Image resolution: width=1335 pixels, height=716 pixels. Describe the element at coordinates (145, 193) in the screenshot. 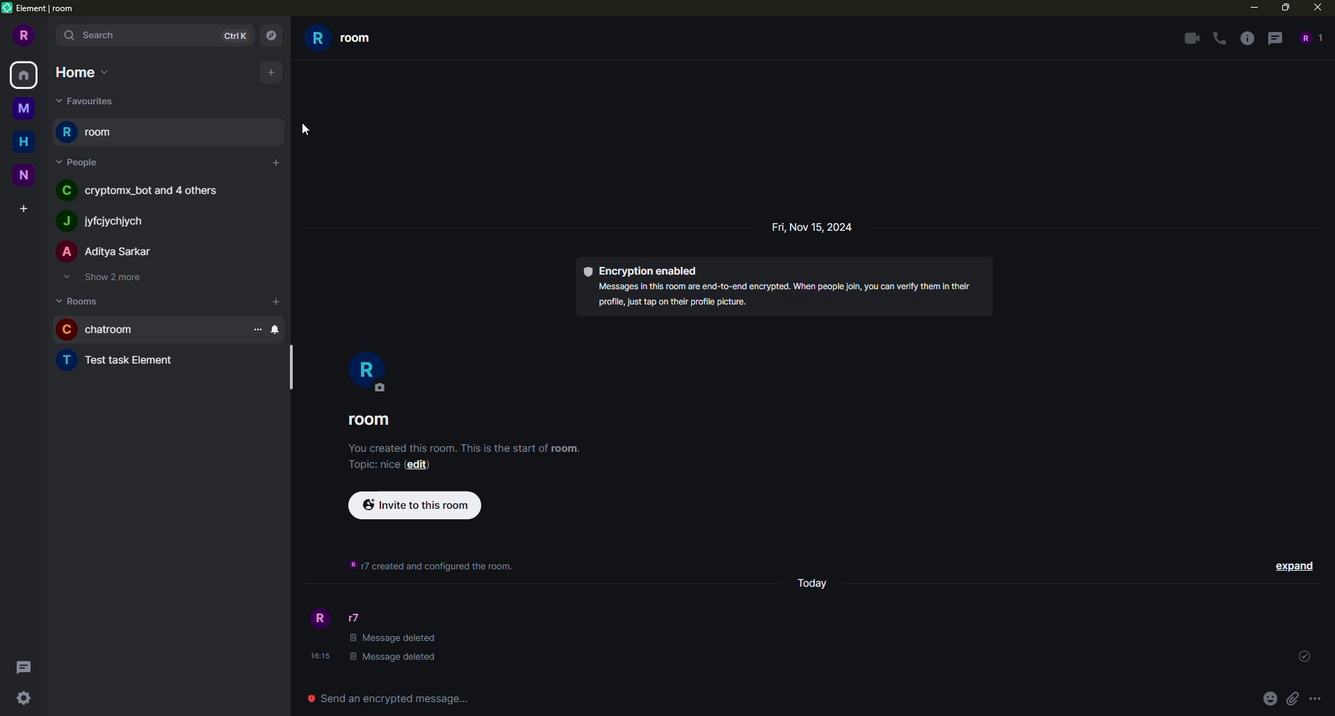

I see `C  cryptomx_bot and 4 others` at that location.